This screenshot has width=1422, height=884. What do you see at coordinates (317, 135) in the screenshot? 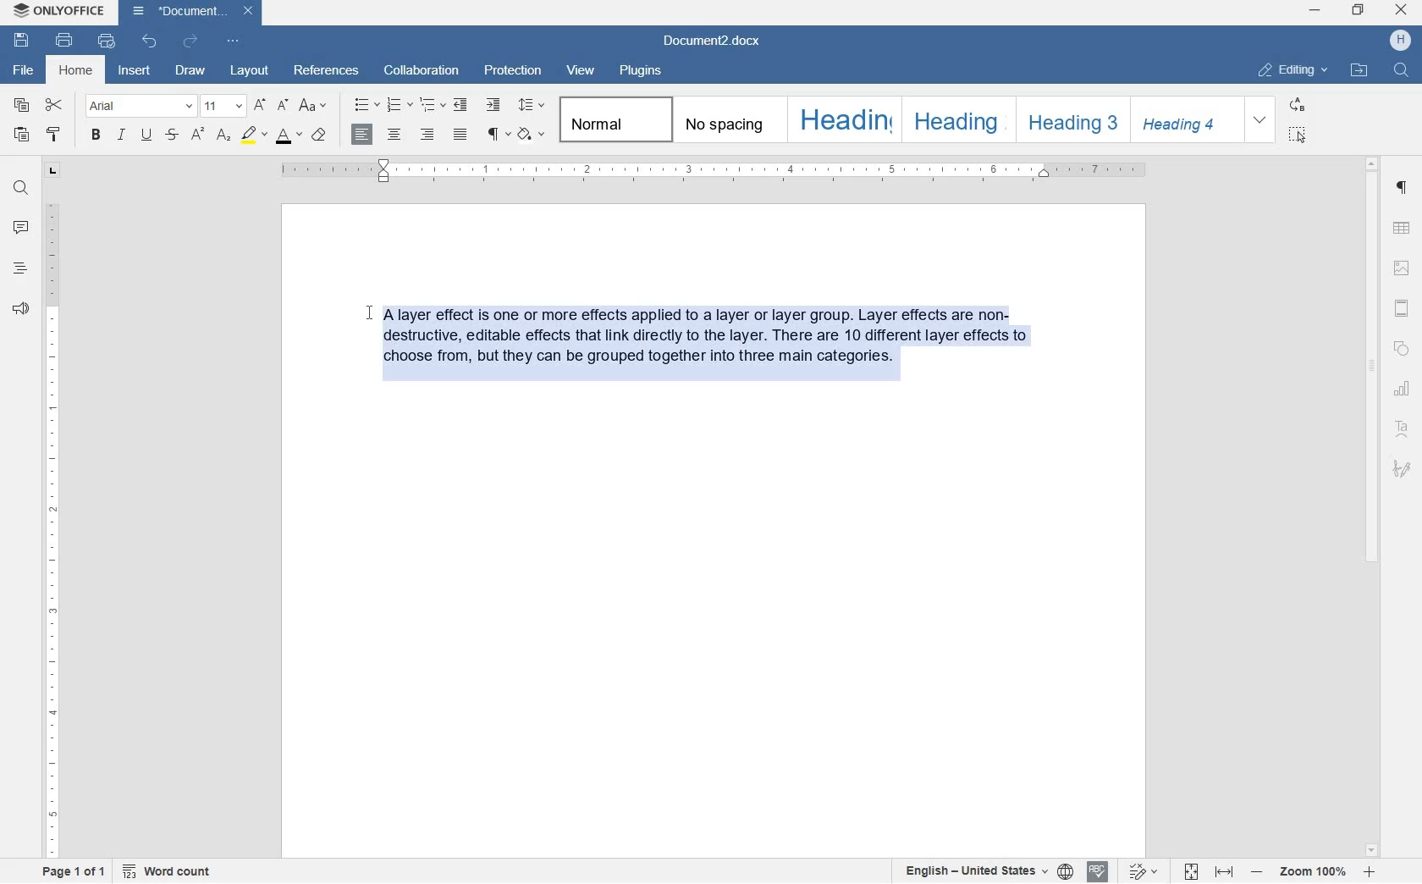
I see `clear style` at bounding box center [317, 135].